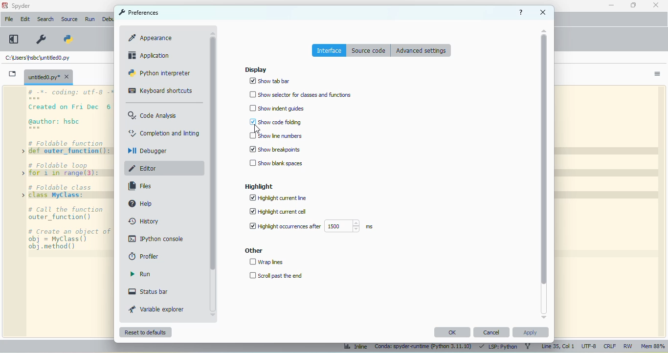 This screenshot has width=668, height=353. What do you see at coordinates (269, 81) in the screenshot?
I see `show tab bar` at bounding box center [269, 81].